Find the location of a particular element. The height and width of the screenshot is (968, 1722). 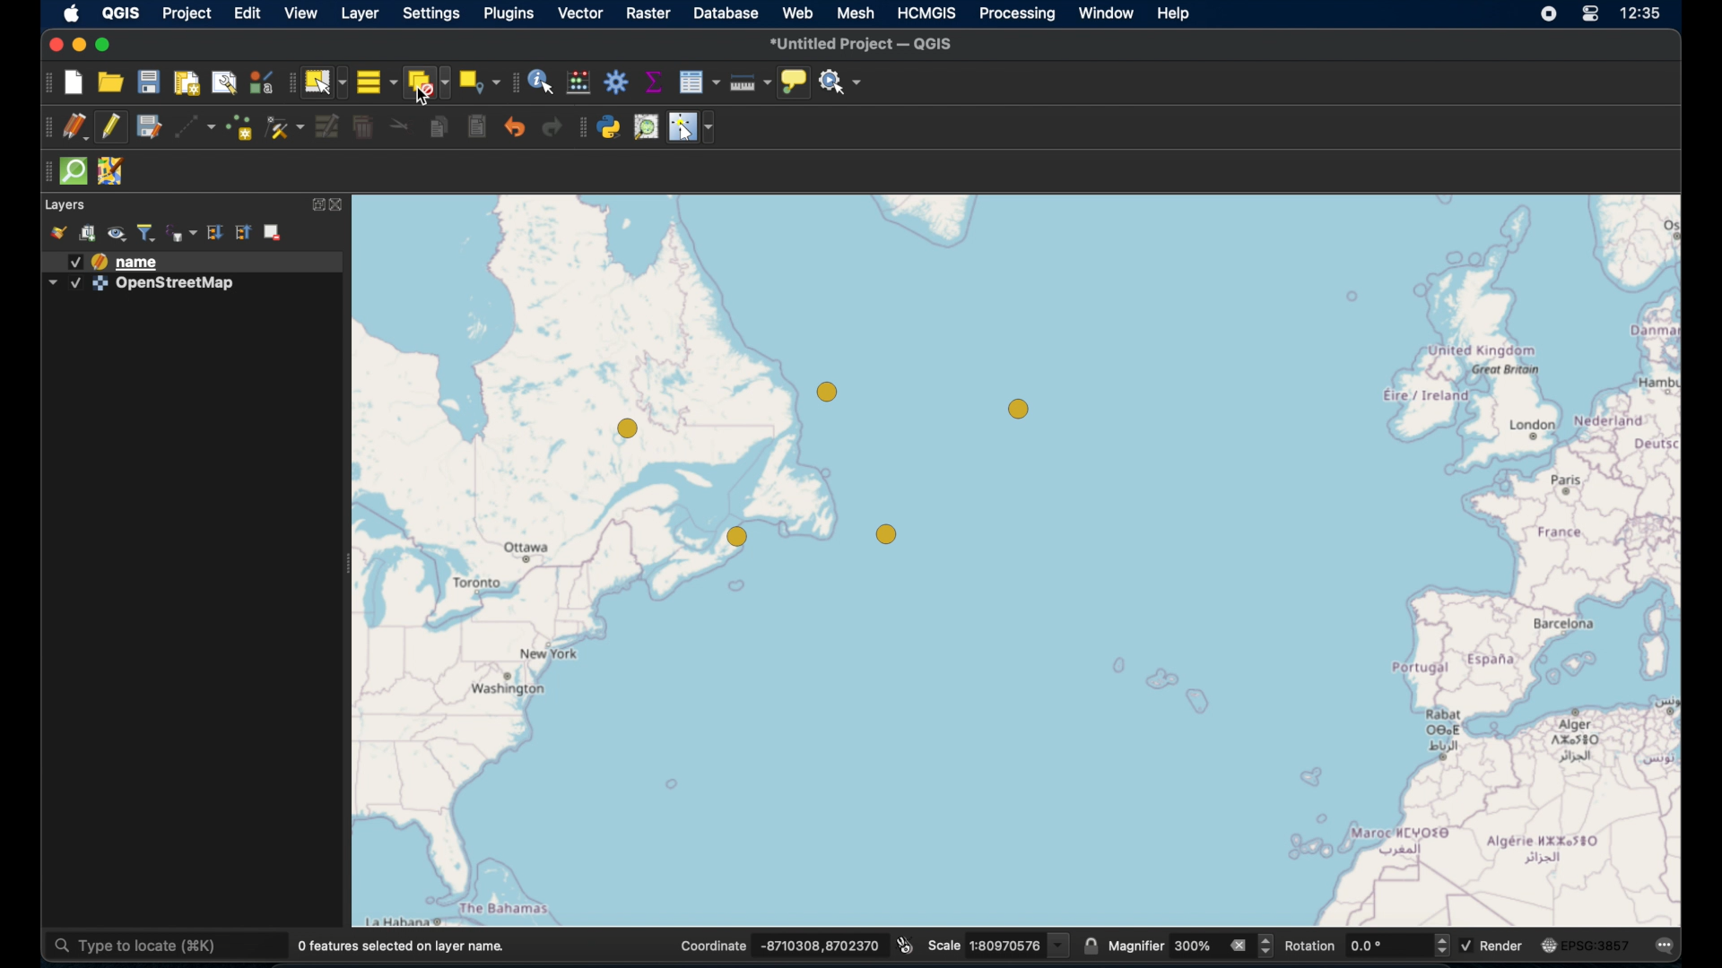

switches mouse to a configurable pointer is located at coordinates (691, 127).